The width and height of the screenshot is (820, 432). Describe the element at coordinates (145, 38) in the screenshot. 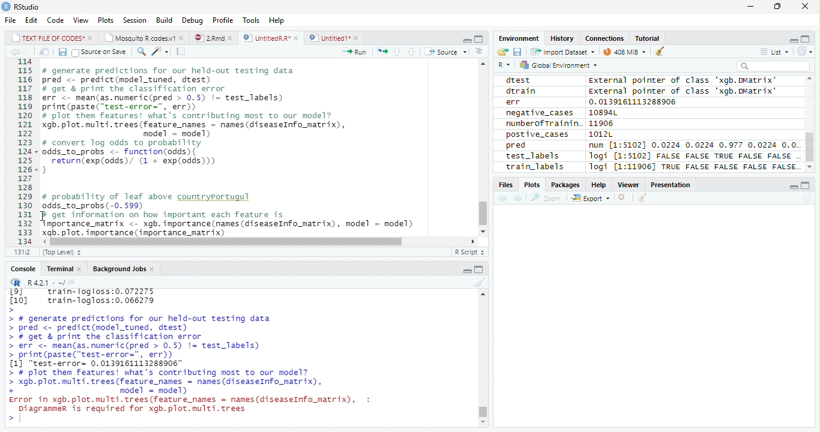

I see `Mosquito R codes1` at that location.